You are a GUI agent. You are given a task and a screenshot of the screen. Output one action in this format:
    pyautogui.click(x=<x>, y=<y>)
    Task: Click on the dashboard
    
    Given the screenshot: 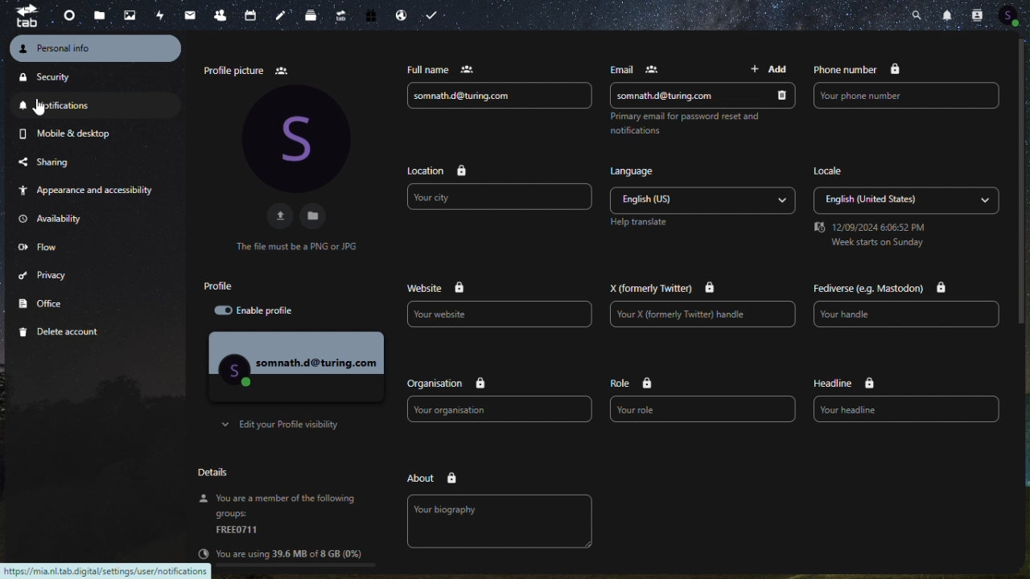 What is the action you would take?
    pyautogui.click(x=68, y=18)
    